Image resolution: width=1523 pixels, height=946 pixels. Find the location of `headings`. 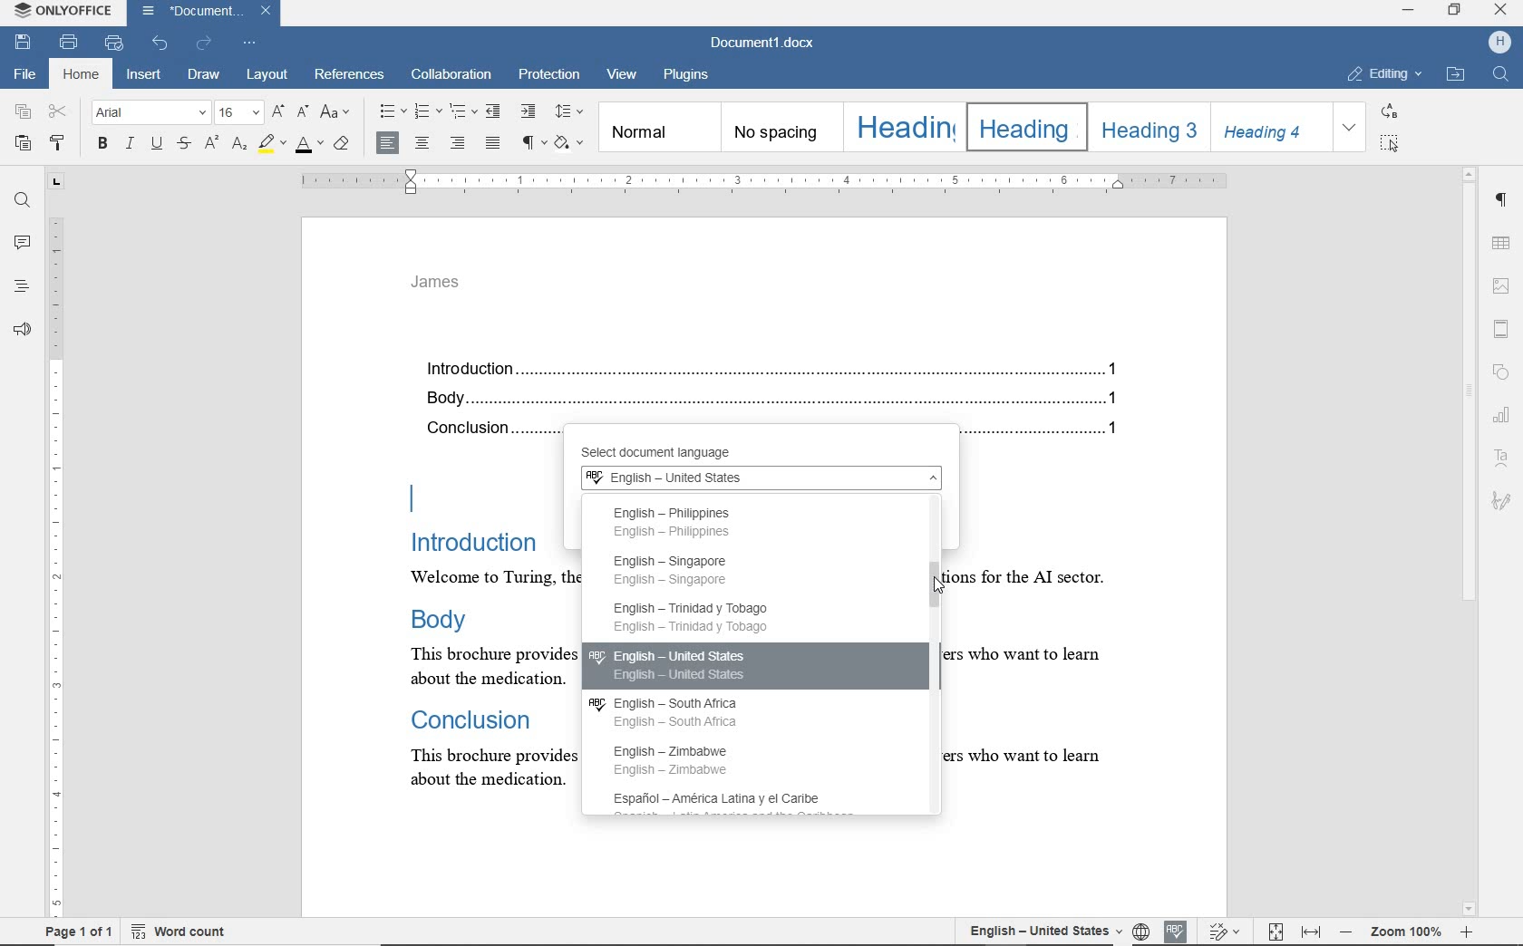

headings is located at coordinates (21, 287).